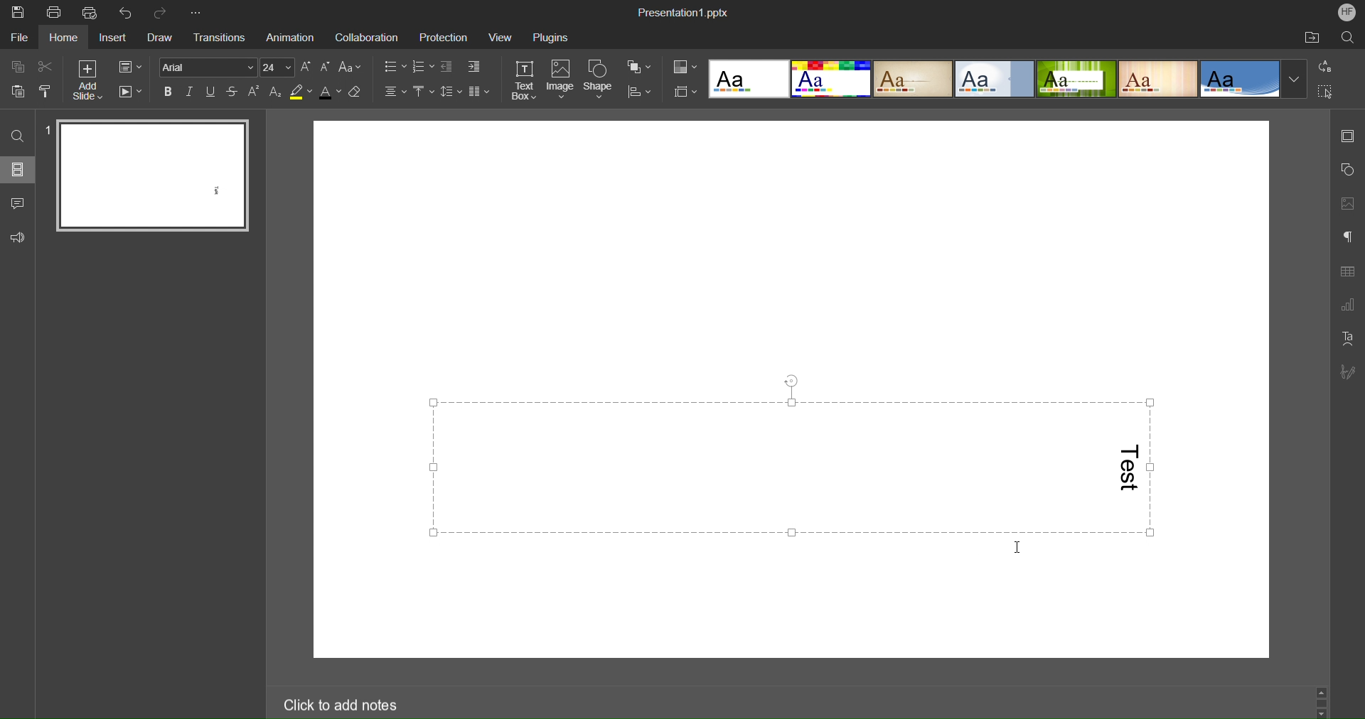 Image resolution: width=1365 pixels, height=719 pixels. I want to click on Graph Settings, so click(1348, 306).